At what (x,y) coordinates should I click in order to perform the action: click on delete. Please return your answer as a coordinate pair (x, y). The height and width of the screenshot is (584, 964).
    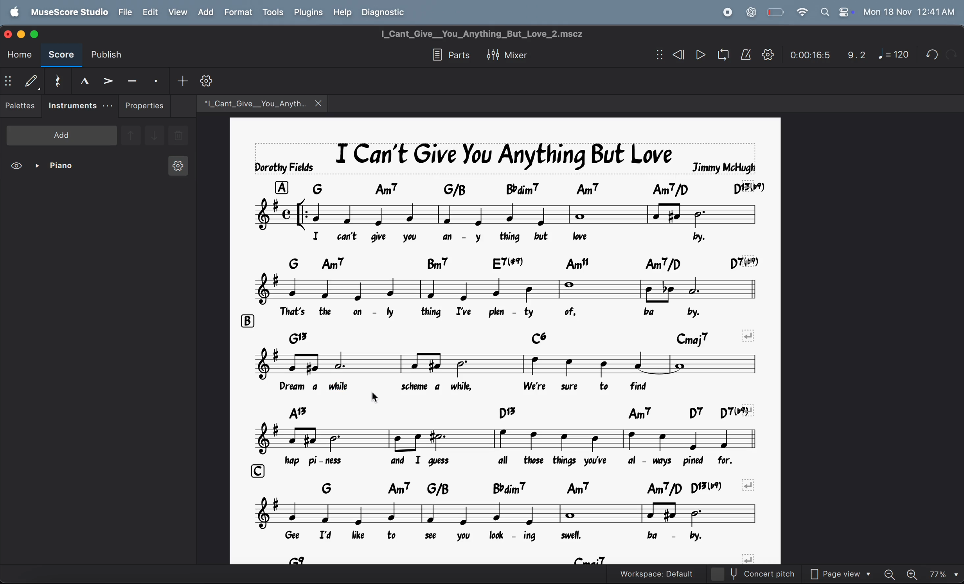
    Looking at the image, I should click on (184, 136).